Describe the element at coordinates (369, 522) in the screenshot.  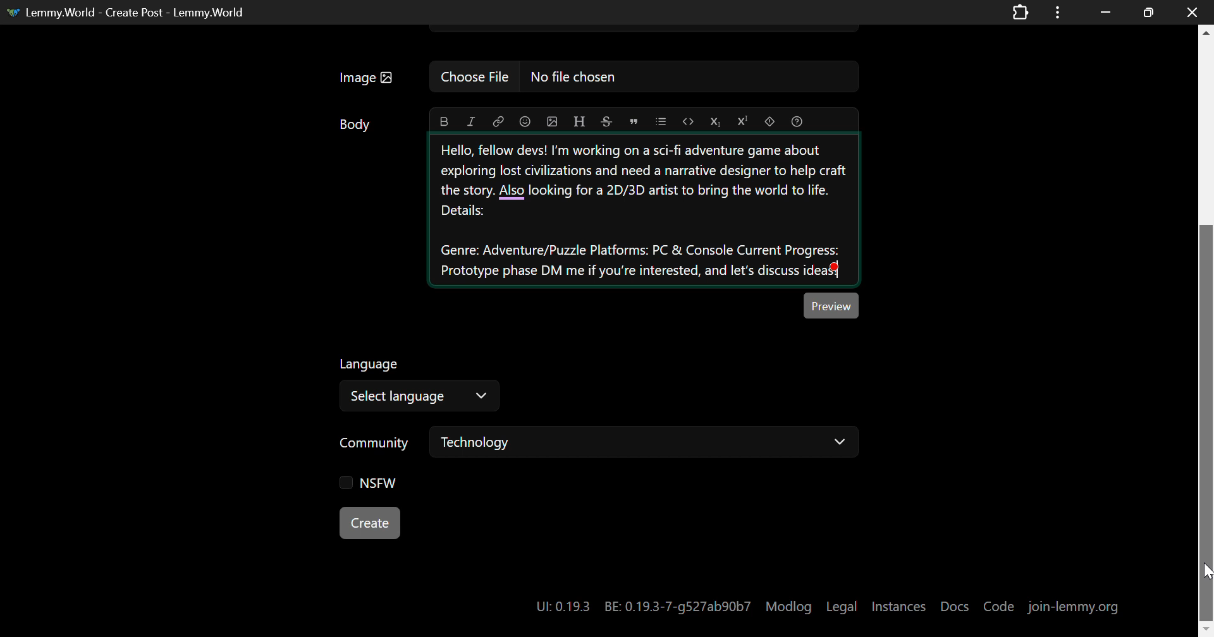
I see `Create` at that location.